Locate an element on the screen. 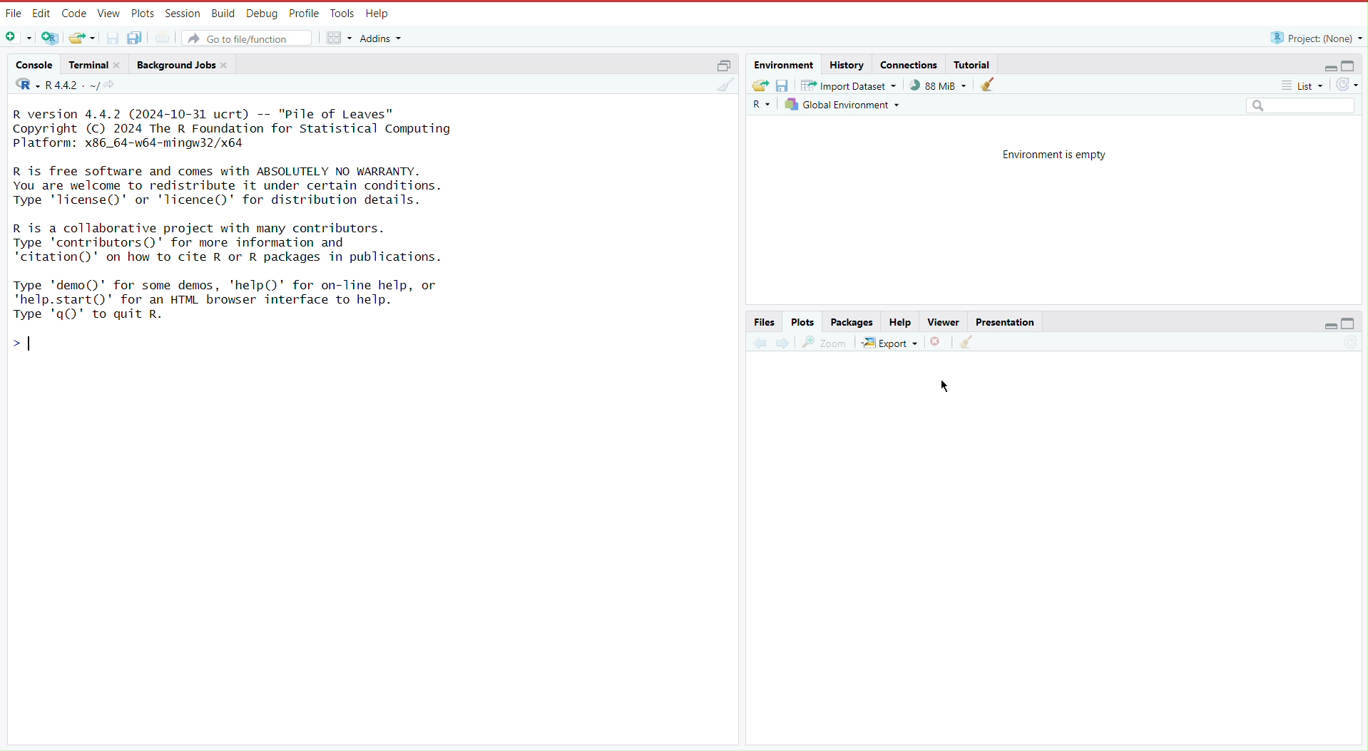  View the current working directory is located at coordinates (113, 85).